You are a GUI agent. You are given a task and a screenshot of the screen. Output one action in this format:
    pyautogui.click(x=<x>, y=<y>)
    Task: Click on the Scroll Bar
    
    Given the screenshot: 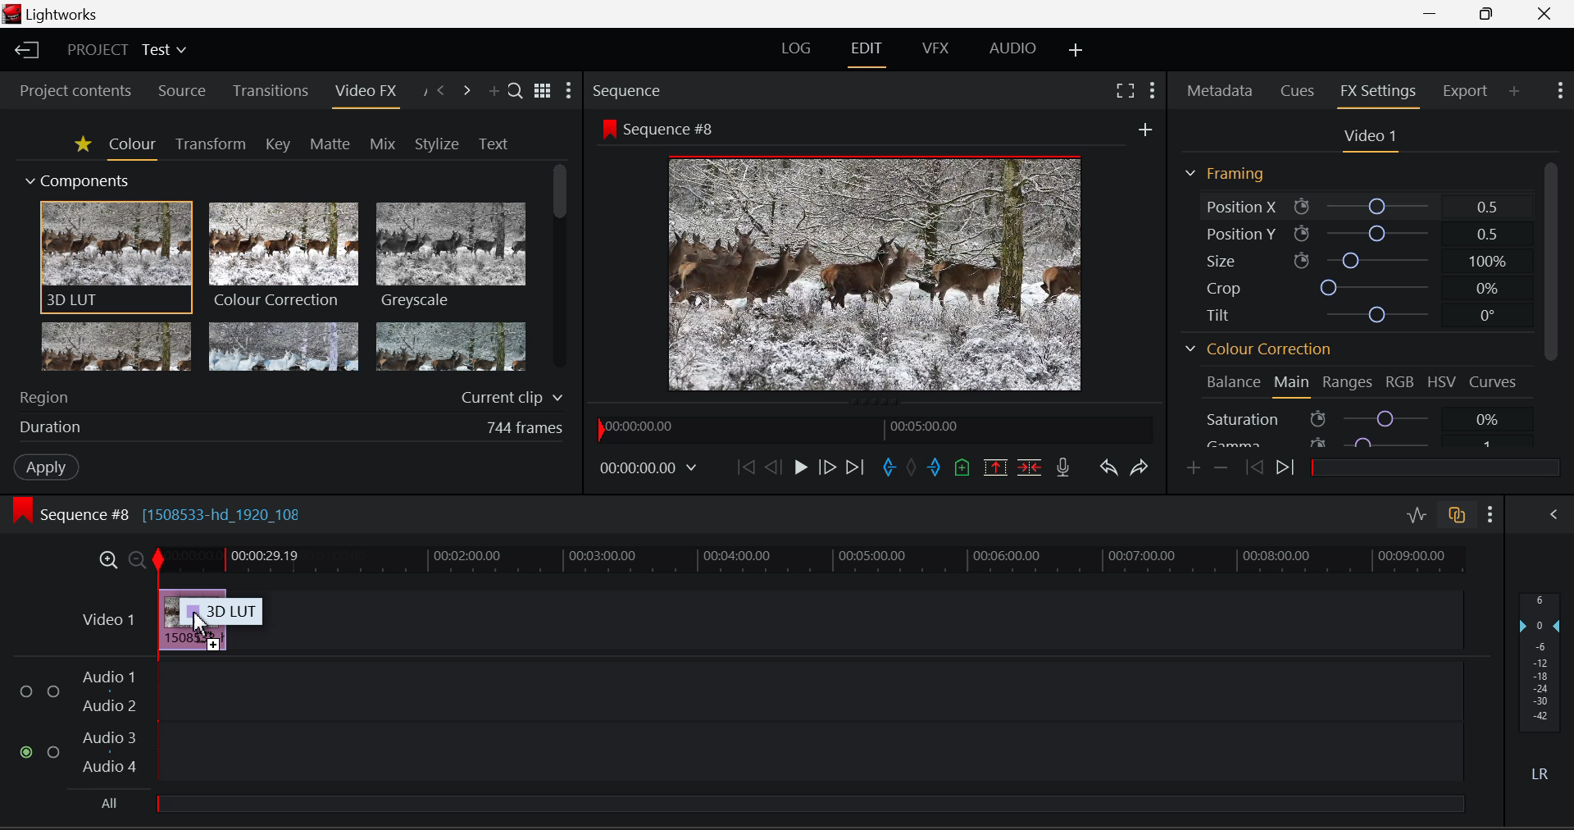 What is the action you would take?
    pyautogui.click(x=557, y=270)
    